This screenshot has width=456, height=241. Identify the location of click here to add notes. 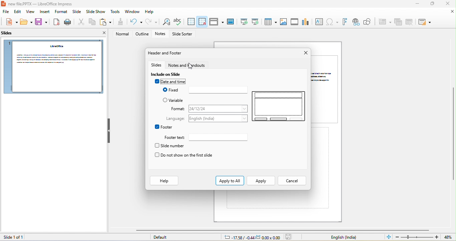
(321, 168).